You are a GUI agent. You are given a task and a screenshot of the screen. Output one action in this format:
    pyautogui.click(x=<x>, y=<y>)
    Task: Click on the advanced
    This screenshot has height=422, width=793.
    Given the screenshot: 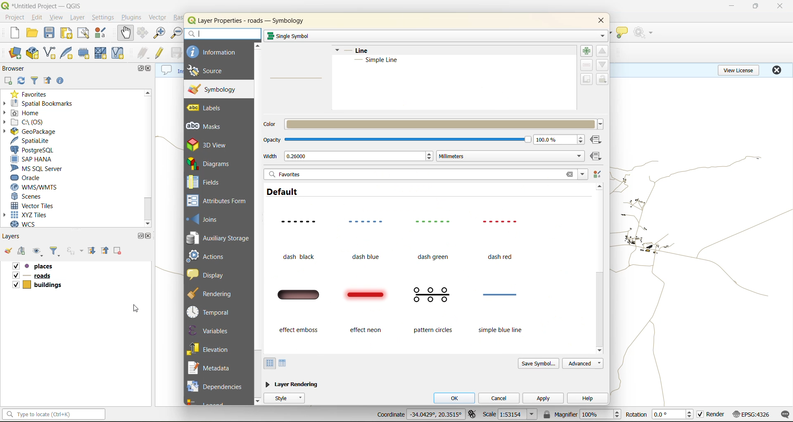 What is the action you would take?
    pyautogui.click(x=584, y=363)
    